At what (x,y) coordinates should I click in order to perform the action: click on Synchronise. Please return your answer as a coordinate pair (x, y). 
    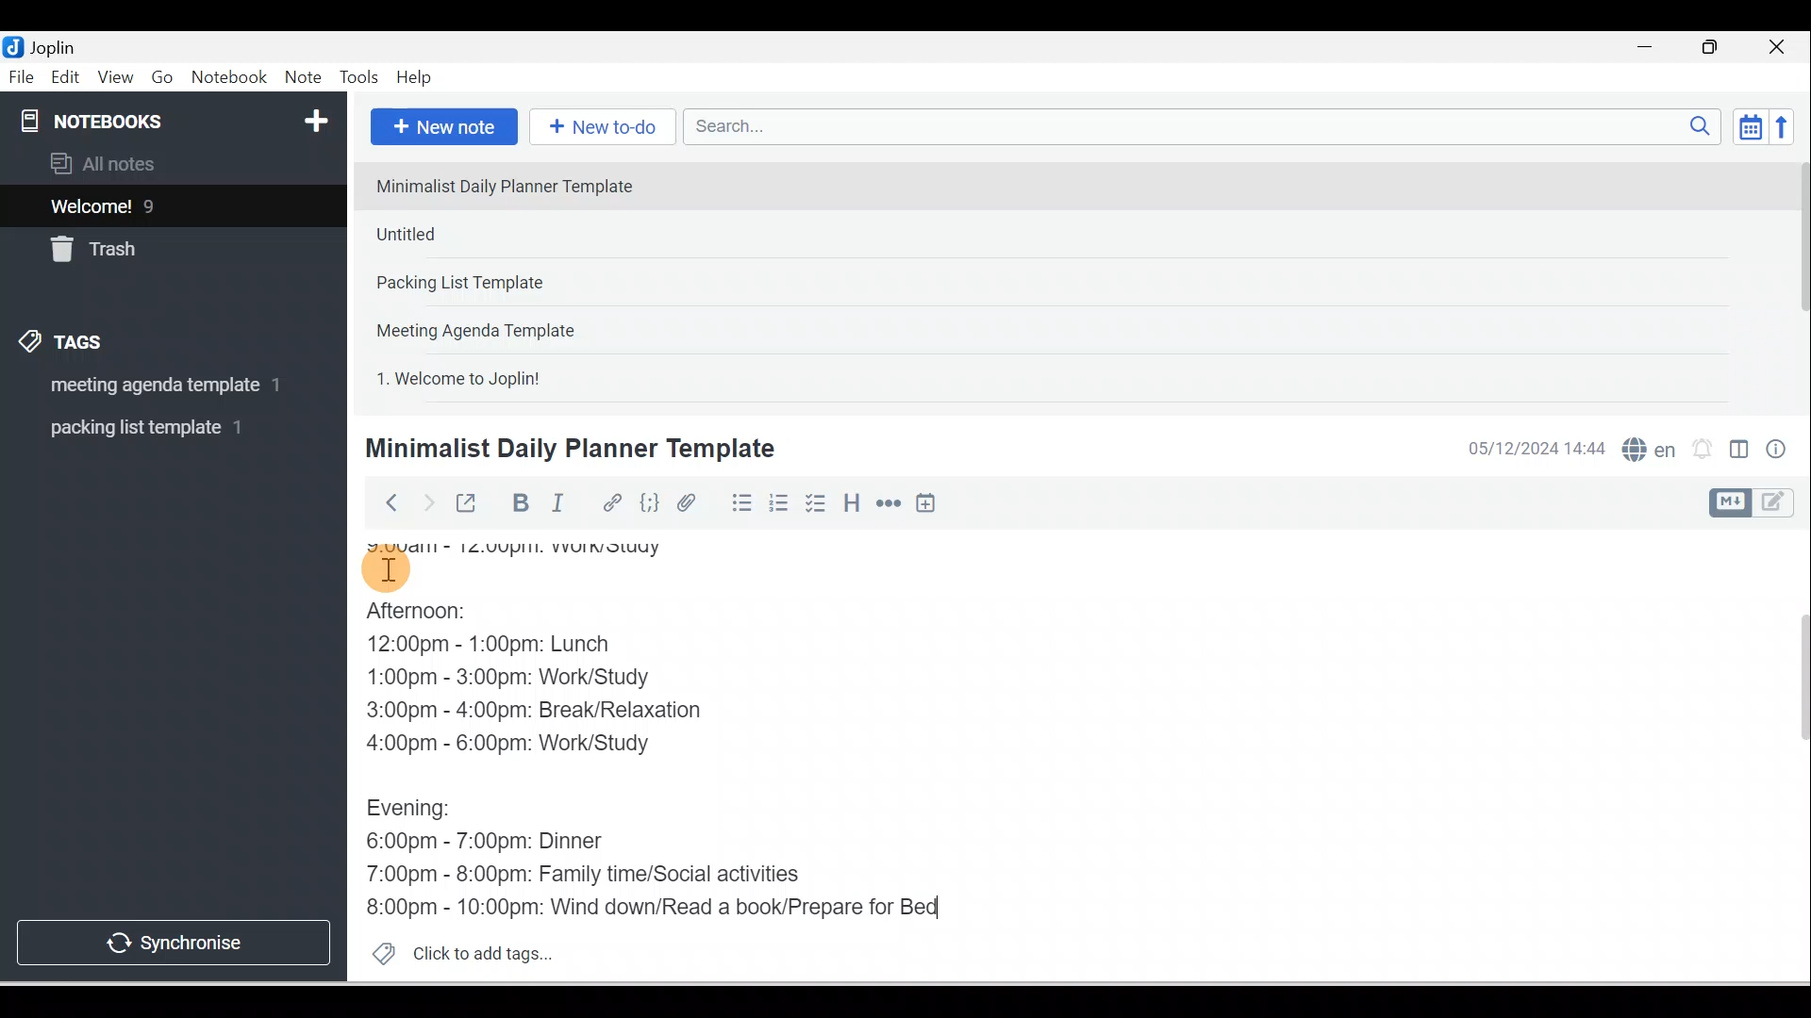
    Looking at the image, I should click on (172, 939).